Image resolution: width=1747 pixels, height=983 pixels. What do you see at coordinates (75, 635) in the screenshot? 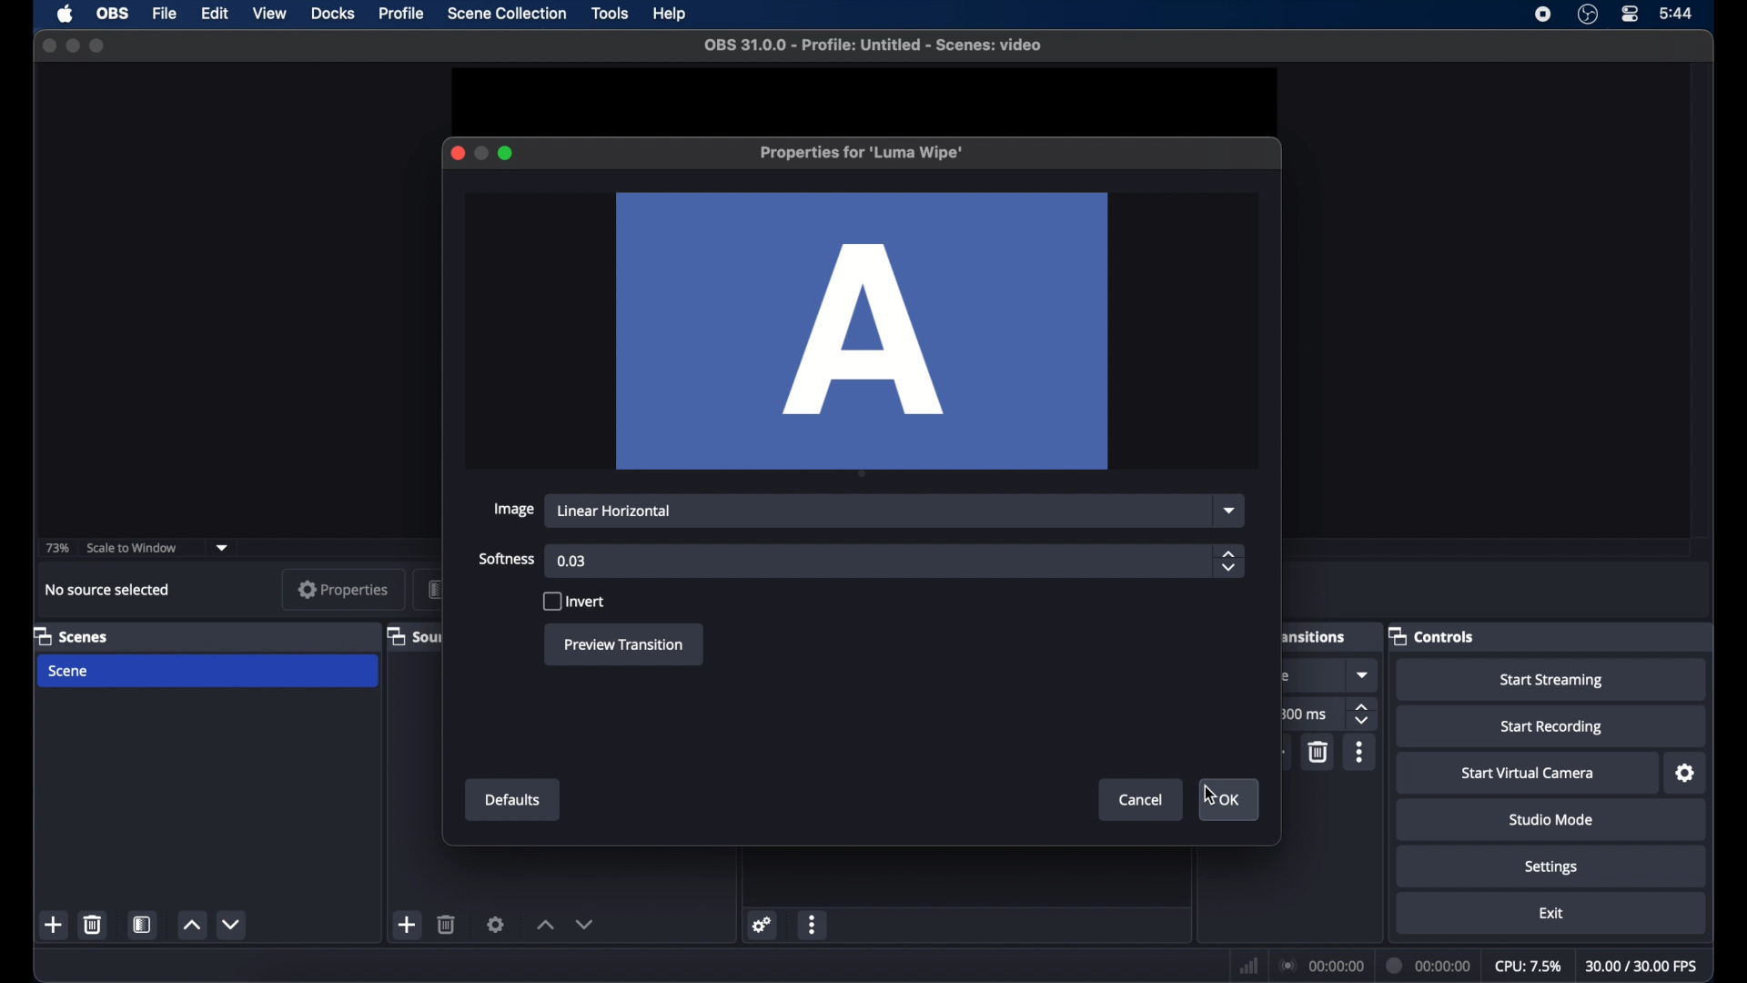
I see `scenes` at bounding box center [75, 635].